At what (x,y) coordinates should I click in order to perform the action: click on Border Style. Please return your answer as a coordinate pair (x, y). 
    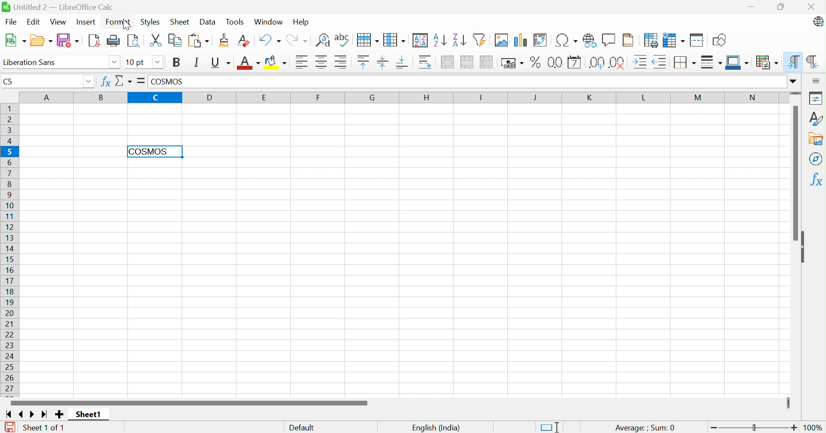
    Looking at the image, I should click on (712, 63).